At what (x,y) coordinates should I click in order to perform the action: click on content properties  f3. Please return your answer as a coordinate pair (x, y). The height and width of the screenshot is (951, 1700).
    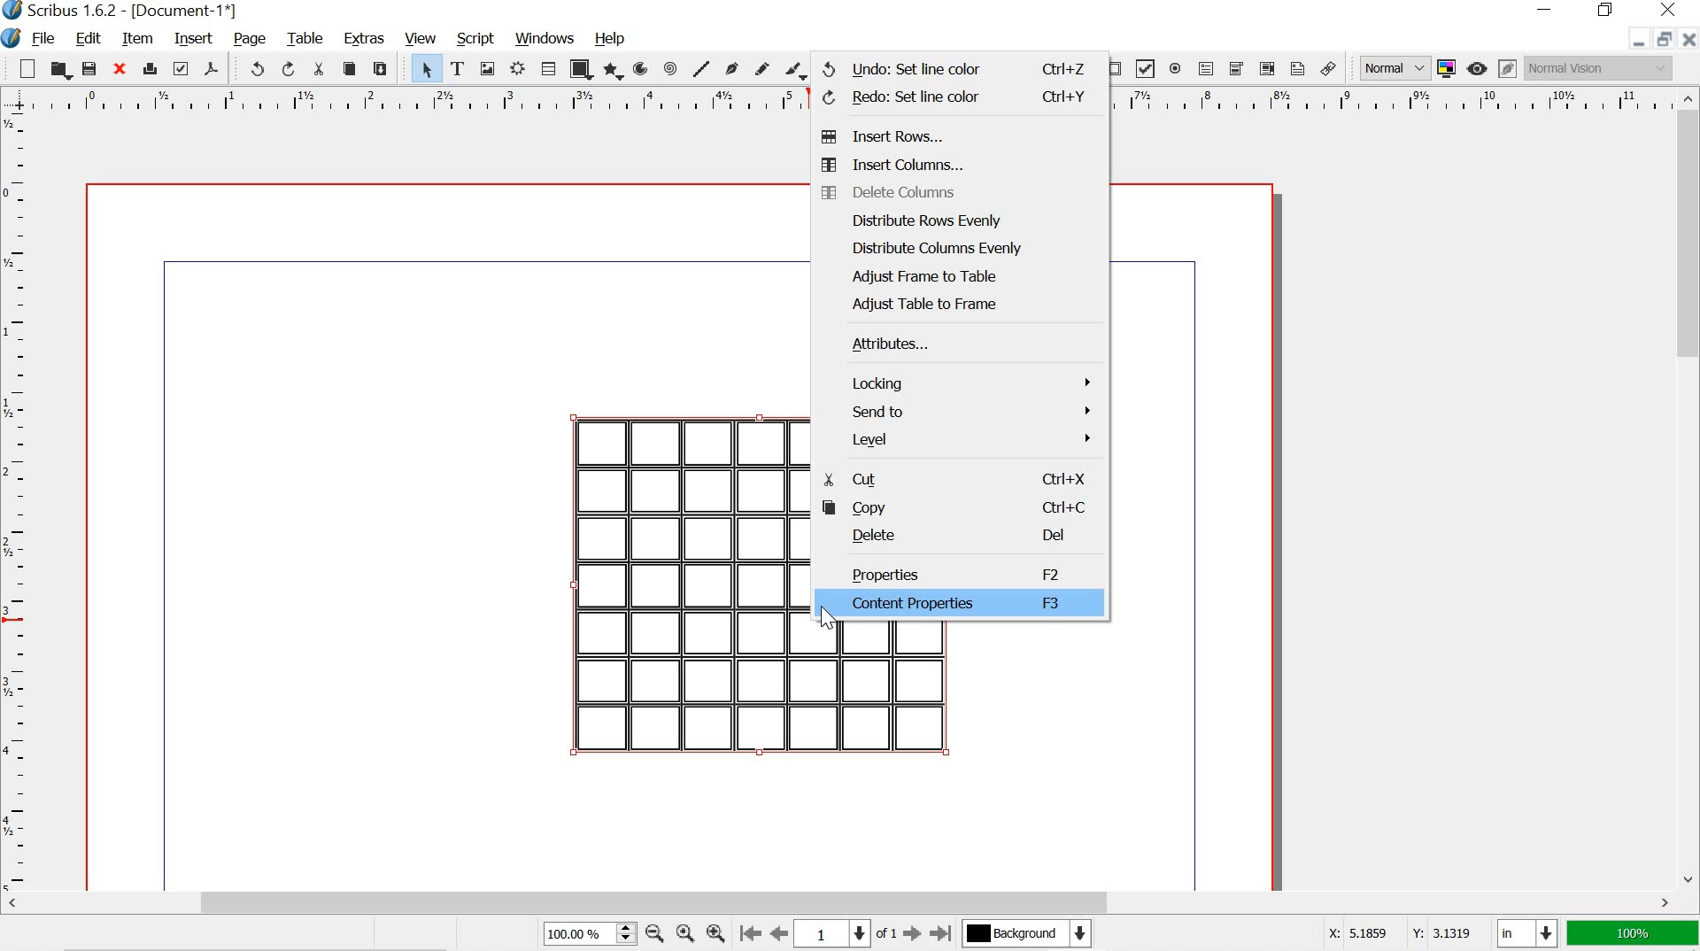
    Looking at the image, I should click on (958, 605).